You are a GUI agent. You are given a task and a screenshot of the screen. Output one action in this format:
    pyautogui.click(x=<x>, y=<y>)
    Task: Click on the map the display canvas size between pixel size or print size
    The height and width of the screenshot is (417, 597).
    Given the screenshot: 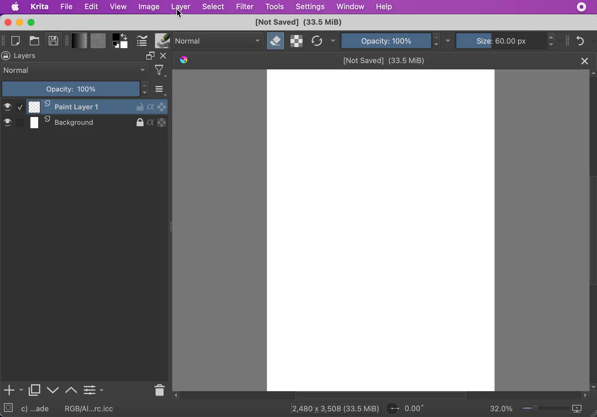 What is the action you would take?
    pyautogui.click(x=581, y=409)
    